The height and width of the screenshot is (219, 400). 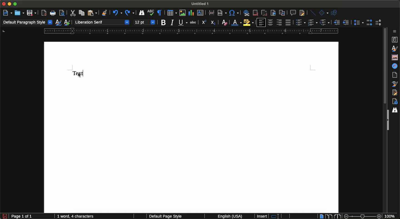 I want to click on Insert footnote, so click(x=256, y=13).